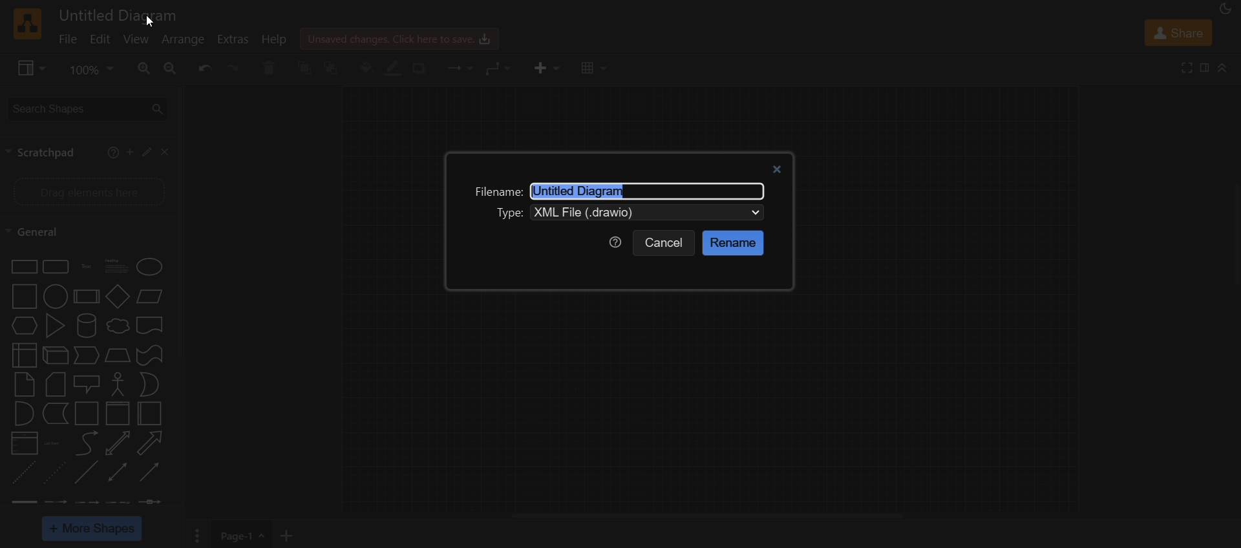  Describe the element at coordinates (129, 152) in the screenshot. I see `add` at that location.